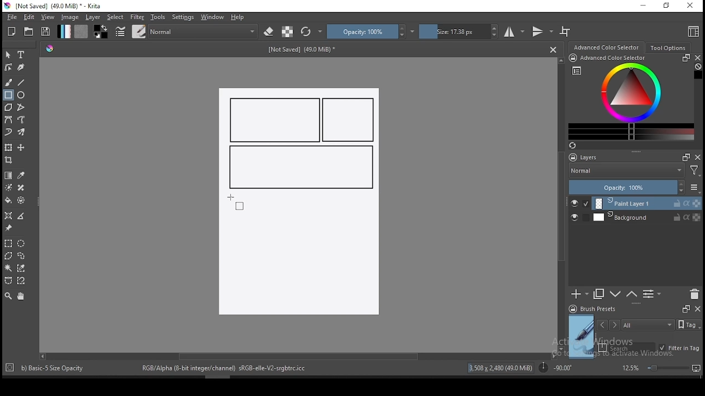 Image resolution: width=705 pixels, height=396 pixels. Describe the element at coordinates (300, 168) in the screenshot. I see `new rectangle` at that location.